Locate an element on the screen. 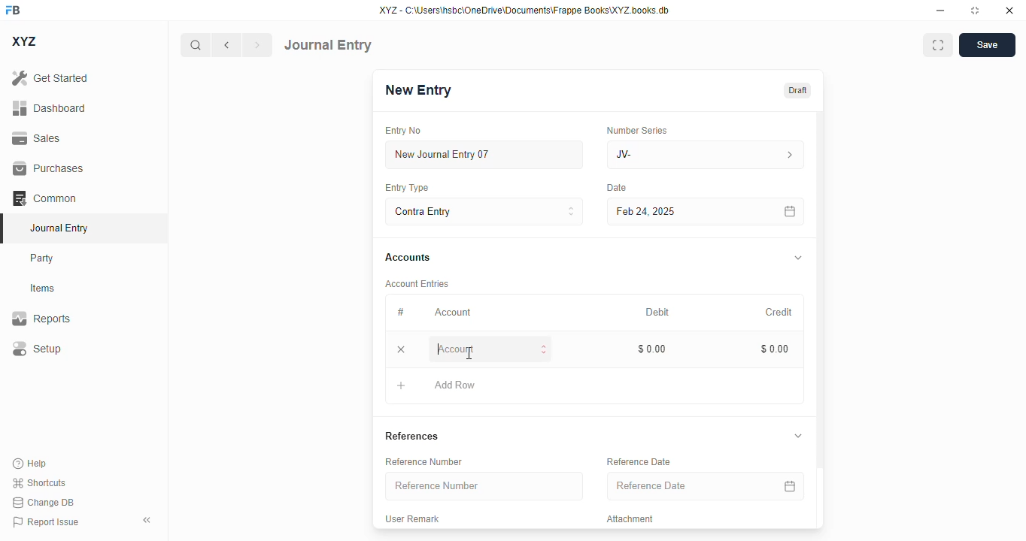 The width and height of the screenshot is (1026, 541). account is located at coordinates (453, 313).